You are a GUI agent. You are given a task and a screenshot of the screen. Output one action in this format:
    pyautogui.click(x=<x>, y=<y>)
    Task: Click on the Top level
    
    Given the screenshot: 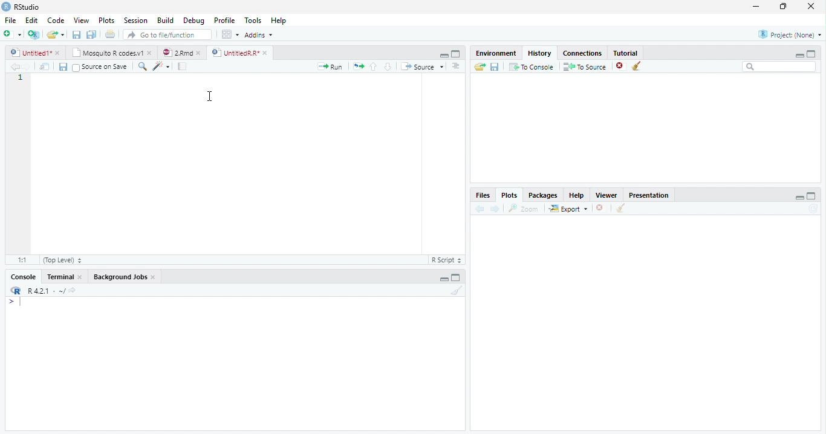 What is the action you would take?
    pyautogui.click(x=62, y=260)
    